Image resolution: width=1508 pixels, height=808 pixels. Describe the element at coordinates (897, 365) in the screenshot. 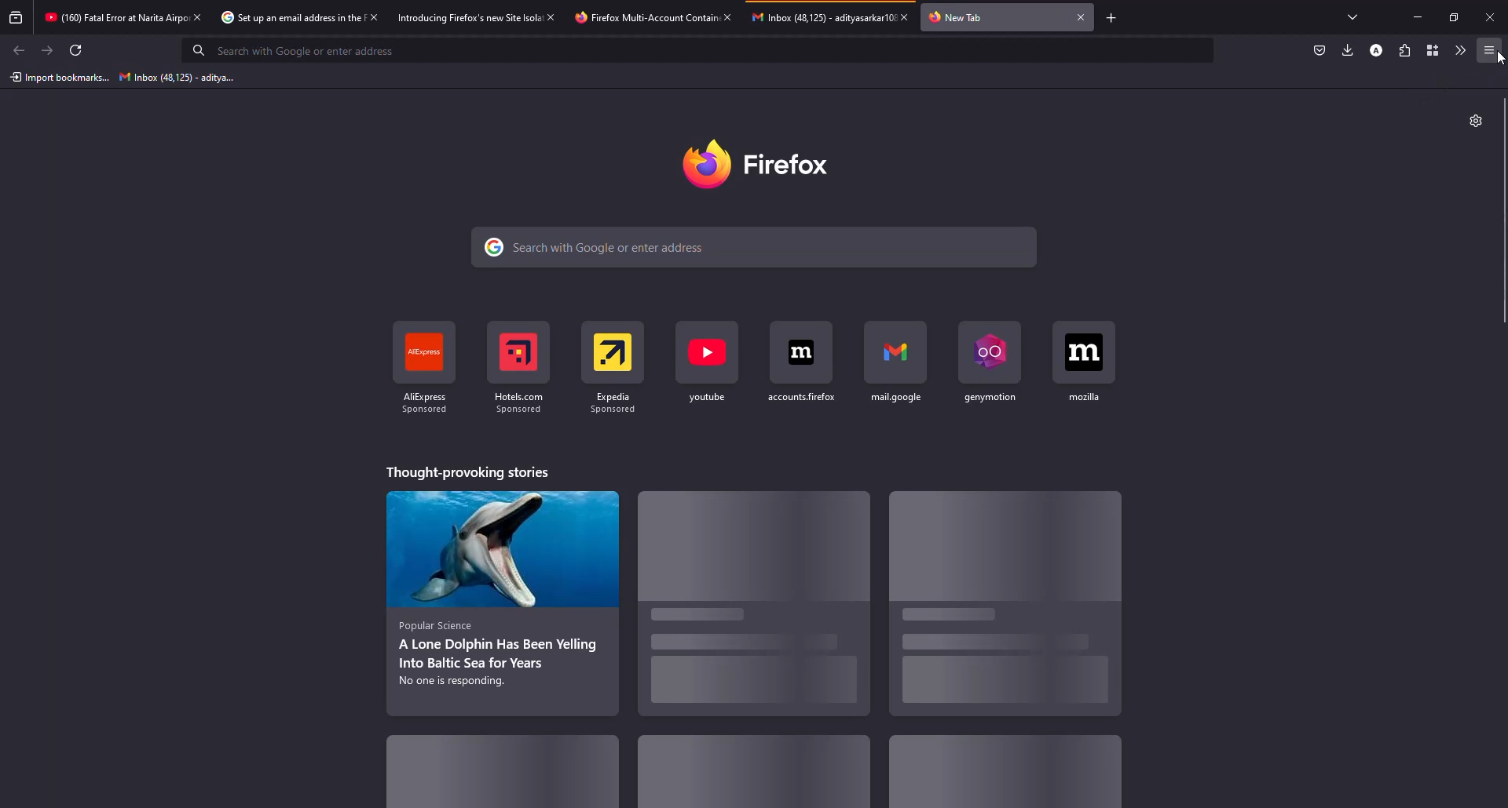

I see `shortcut` at that location.